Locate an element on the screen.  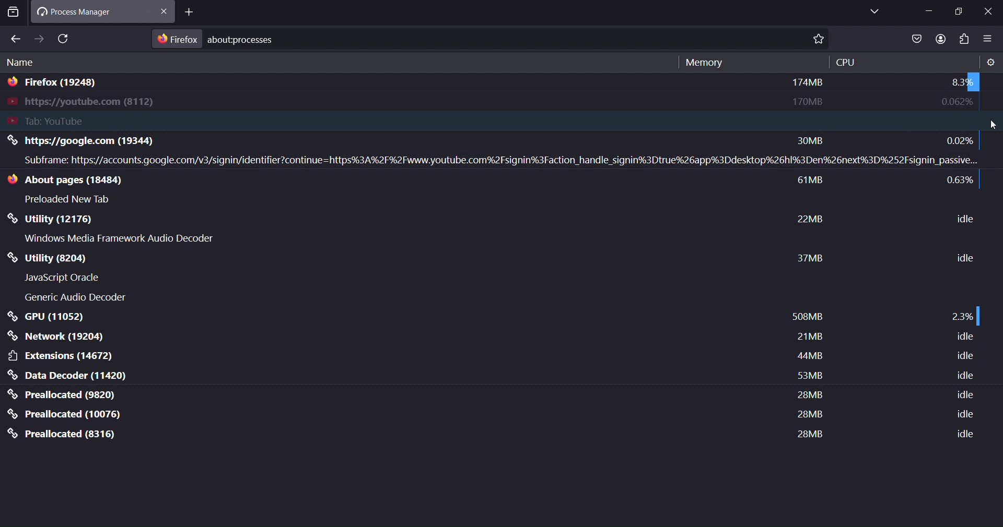
0.63% is located at coordinates (959, 182).